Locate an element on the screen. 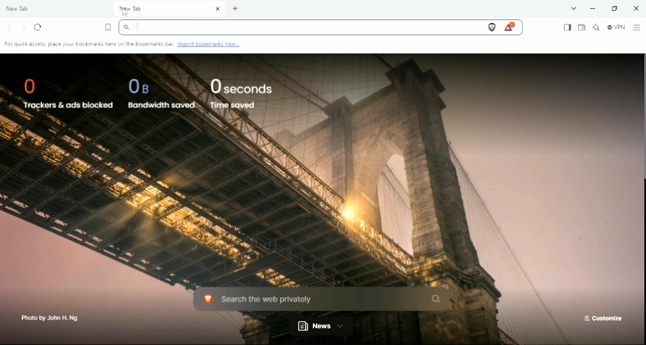  Search bar is located at coordinates (299, 28).